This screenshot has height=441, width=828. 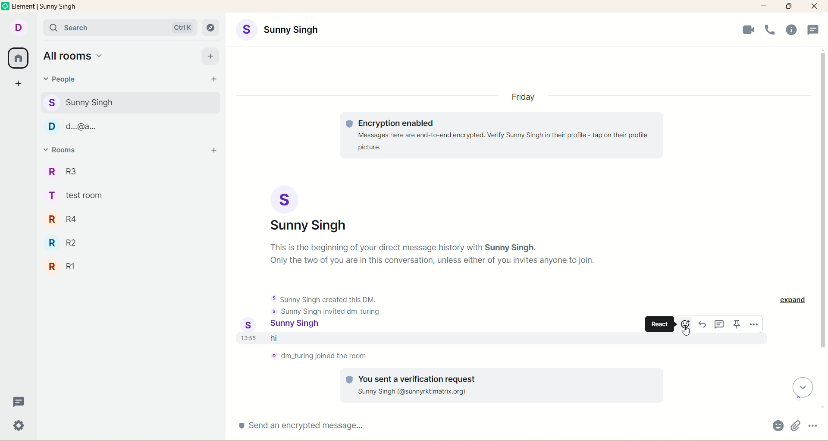 What do you see at coordinates (277, 30) in the screenshot?
I see `account` at bounding box center [277, 30].